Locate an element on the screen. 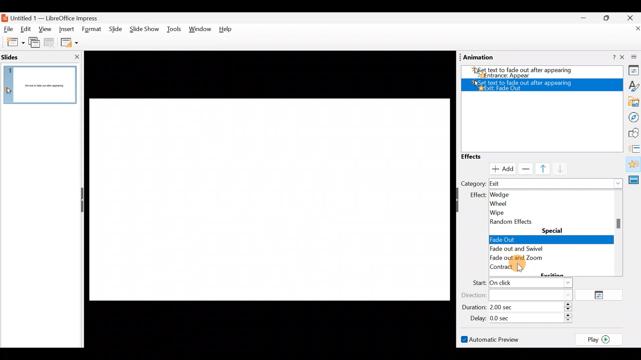 The width and height of the screenshot is (641, 360). Close document is located at coordinates (631, 29).